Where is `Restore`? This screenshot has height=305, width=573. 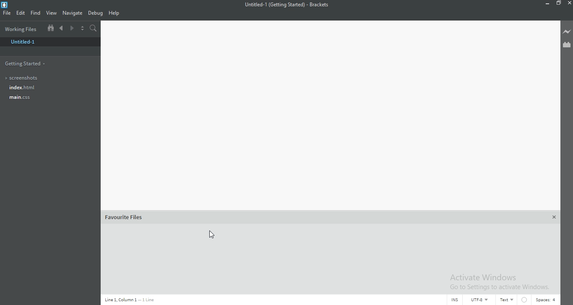 Restore is located at coordinates (560, 4).